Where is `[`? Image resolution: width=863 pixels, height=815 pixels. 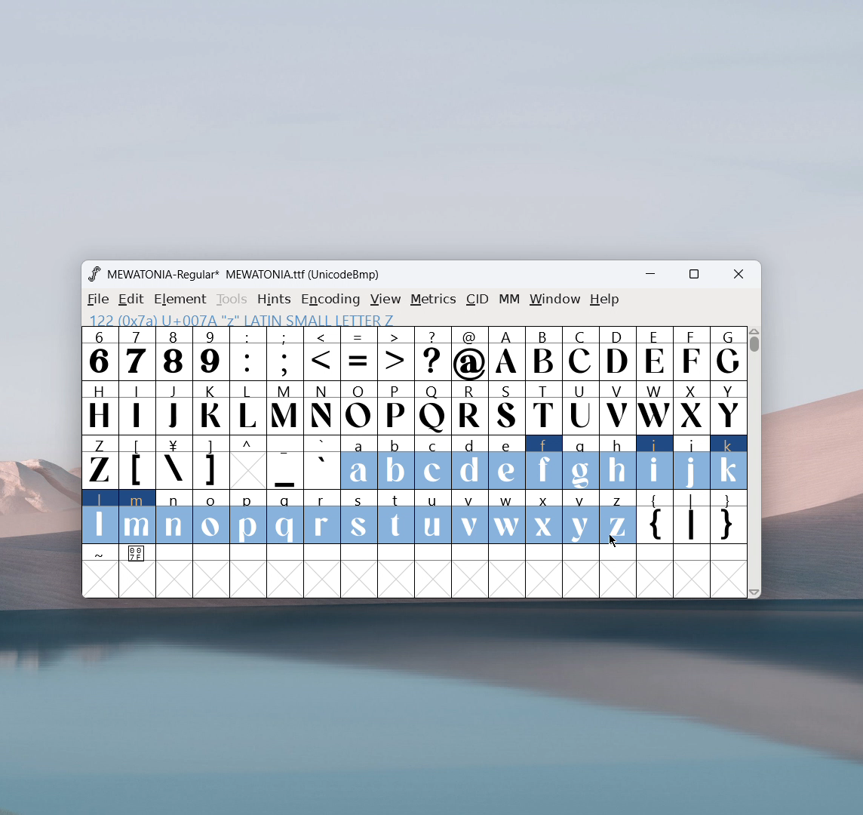
[ is located at coordinates (137, 463).